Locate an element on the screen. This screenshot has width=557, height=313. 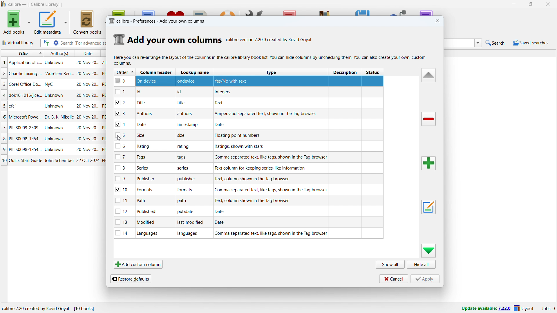
5 is located at coordinates (123, 135).